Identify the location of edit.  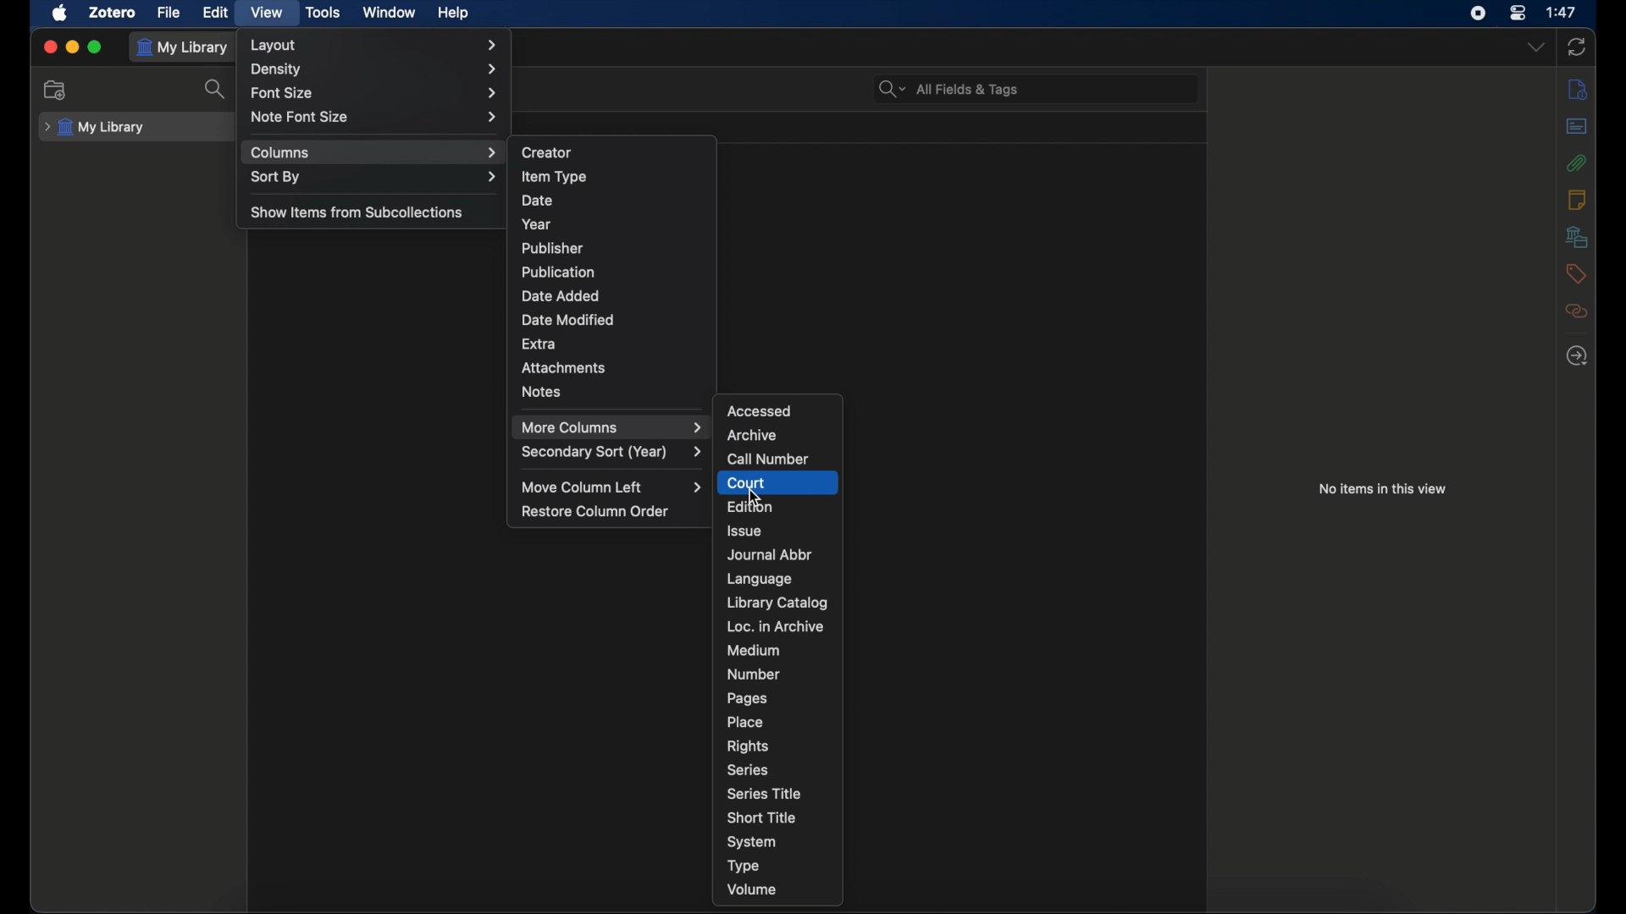
(215, 13).